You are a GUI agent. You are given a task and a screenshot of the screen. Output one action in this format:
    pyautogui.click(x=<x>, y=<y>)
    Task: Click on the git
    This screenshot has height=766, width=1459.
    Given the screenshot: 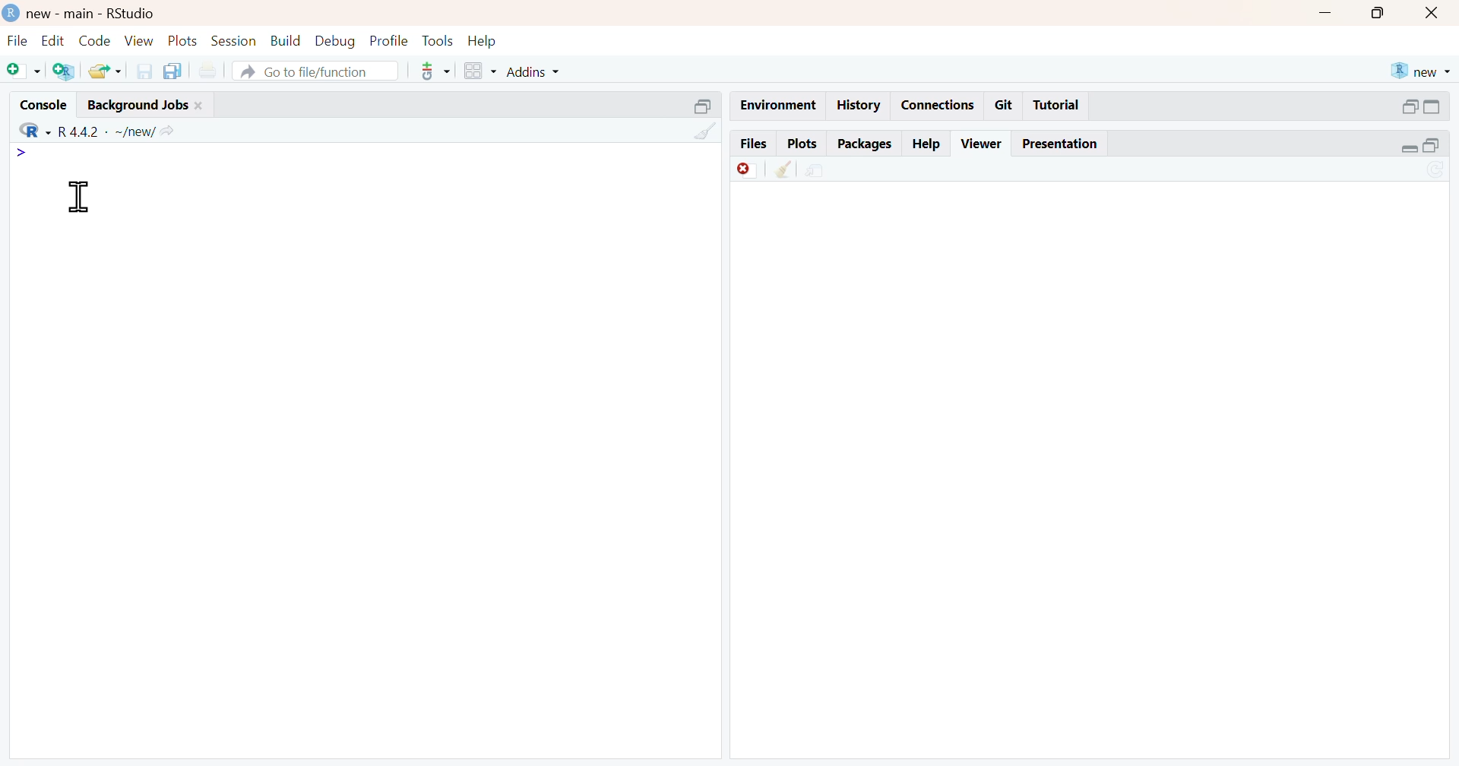 What is the action you would take?
    pyautogui.click(x=1006, y=105)
    